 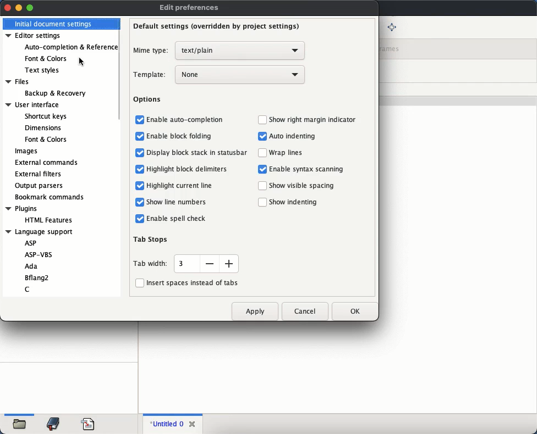 I want to click on scroll, so click(x=120, y=69).